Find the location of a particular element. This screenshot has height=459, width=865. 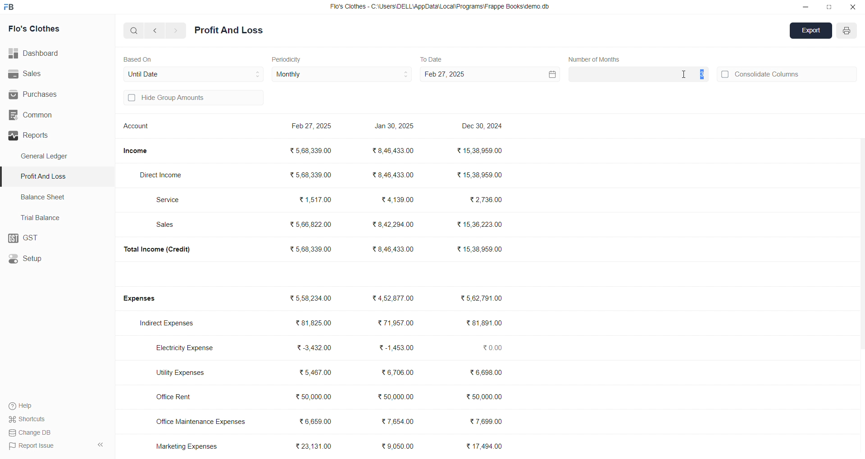

Purchases is located at coordinates (44, 94).